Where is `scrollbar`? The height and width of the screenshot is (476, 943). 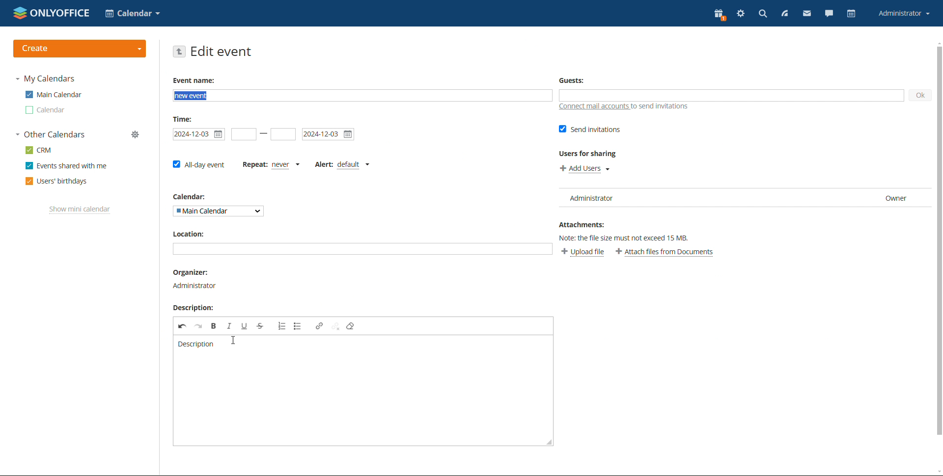 scrollbar is located at coordinates (943, 243).